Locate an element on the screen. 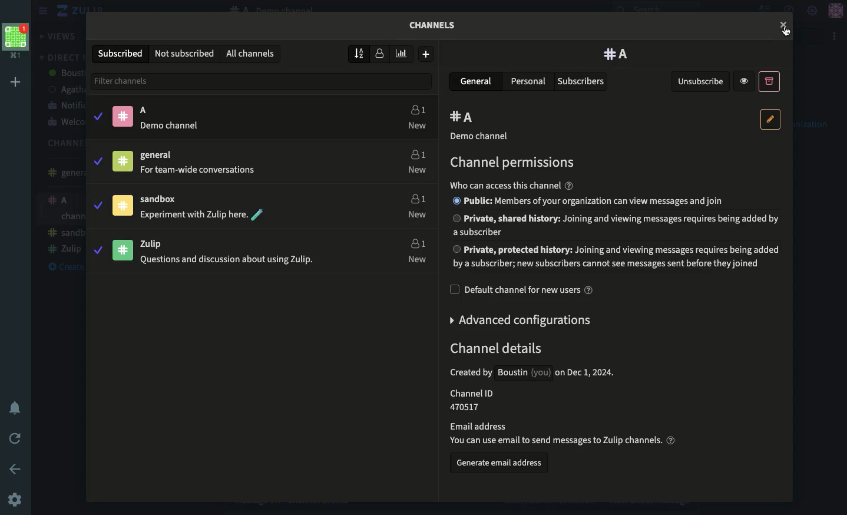 This screenshot has width=847, height=515. Notification bot is located at coordinates (65, 105).